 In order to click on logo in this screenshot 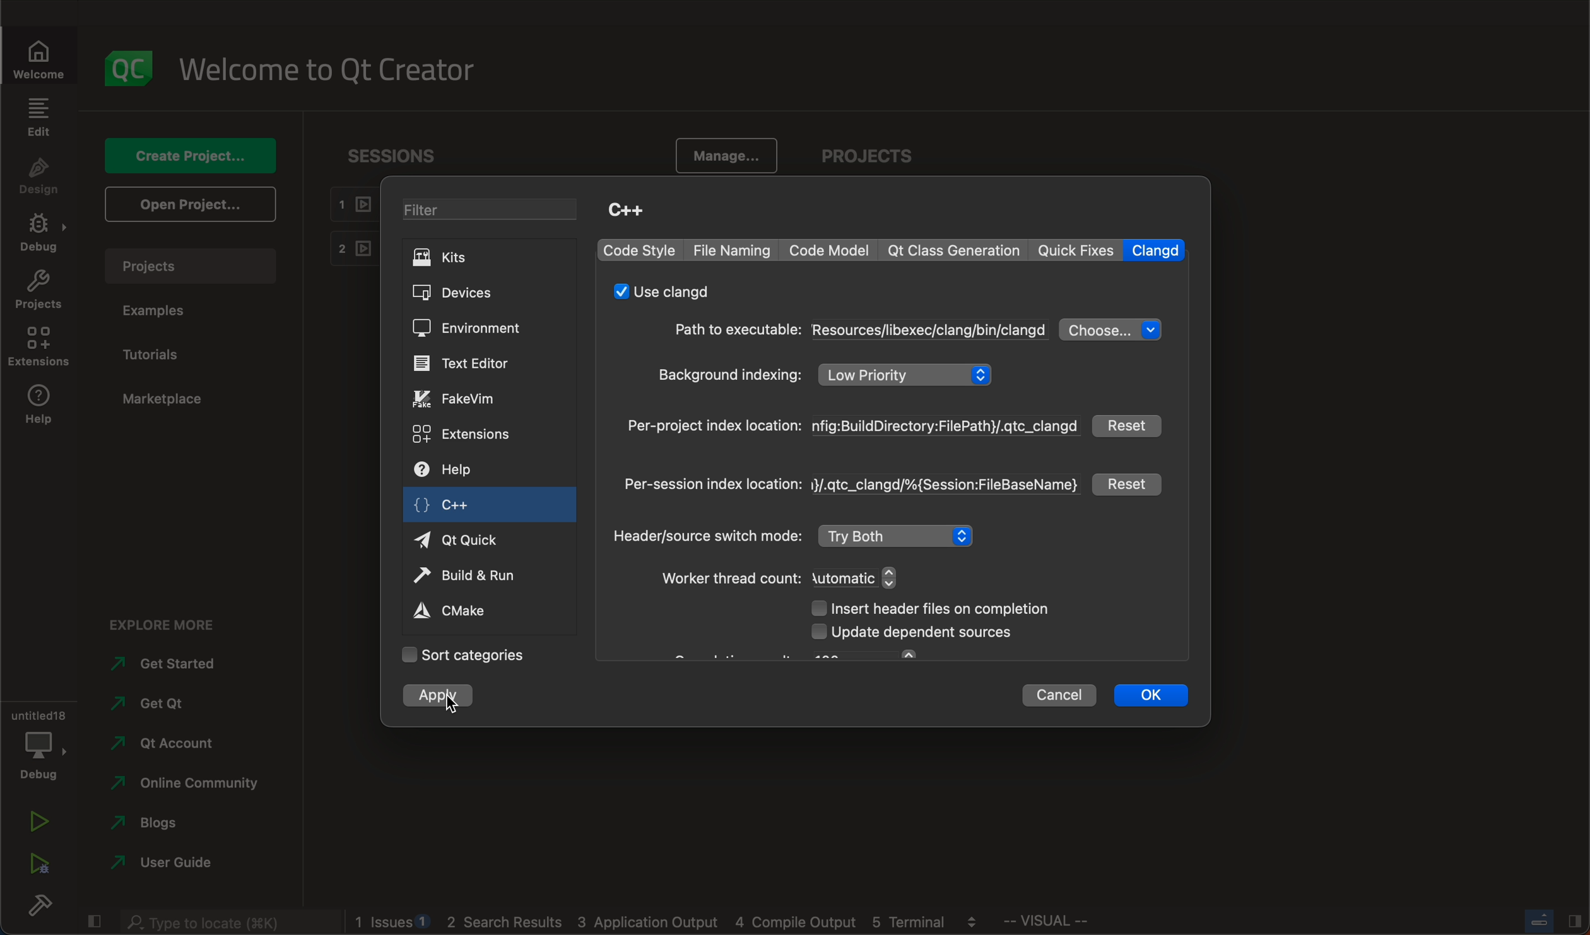, I will do `click(126, 64)`.